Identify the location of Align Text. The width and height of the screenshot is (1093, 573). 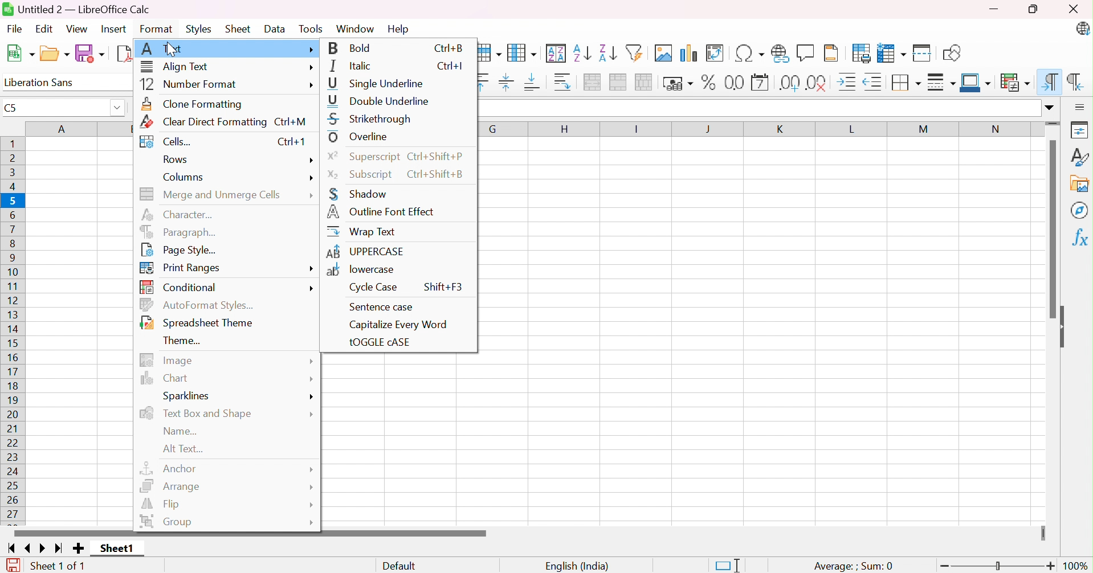
(176, 67).